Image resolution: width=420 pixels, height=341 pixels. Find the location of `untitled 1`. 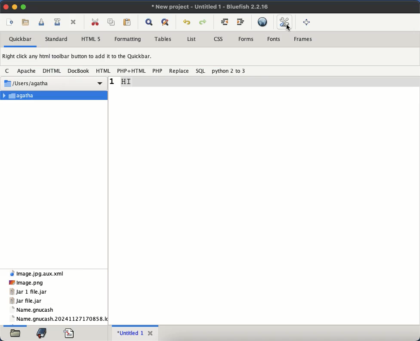

untitled 1 is located at coordinates (130, 333).